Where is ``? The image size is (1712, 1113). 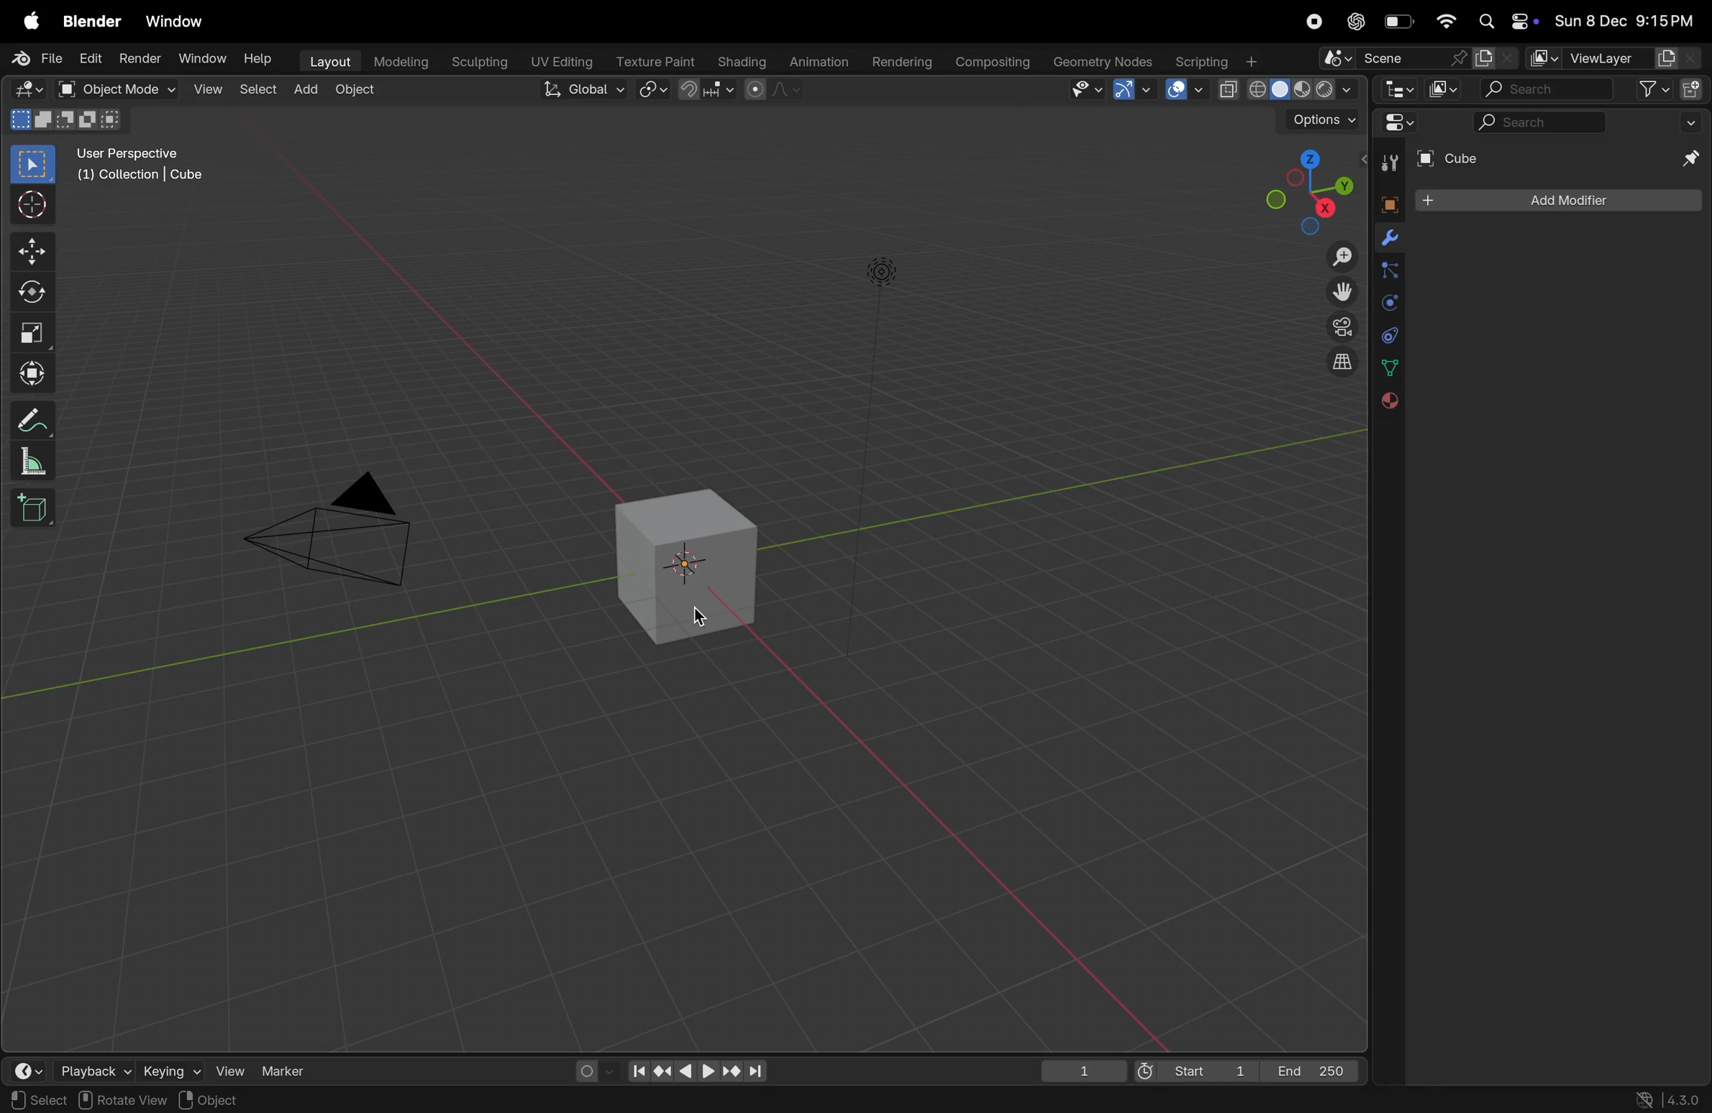  is located at coordinates (708, 93).